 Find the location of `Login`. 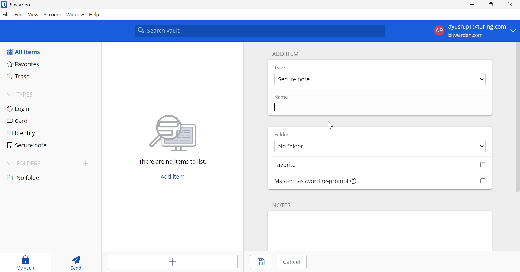

Login is located at coordinates (49, 108).